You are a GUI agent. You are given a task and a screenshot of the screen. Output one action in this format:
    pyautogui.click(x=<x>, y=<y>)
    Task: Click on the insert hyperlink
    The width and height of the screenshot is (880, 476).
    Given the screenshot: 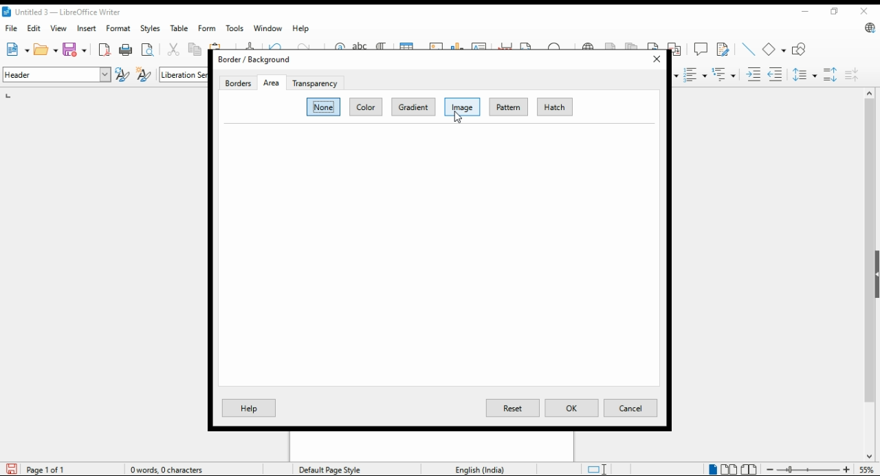 What is the action you would take?
    pyautogui.click(x=588, y=45)
    